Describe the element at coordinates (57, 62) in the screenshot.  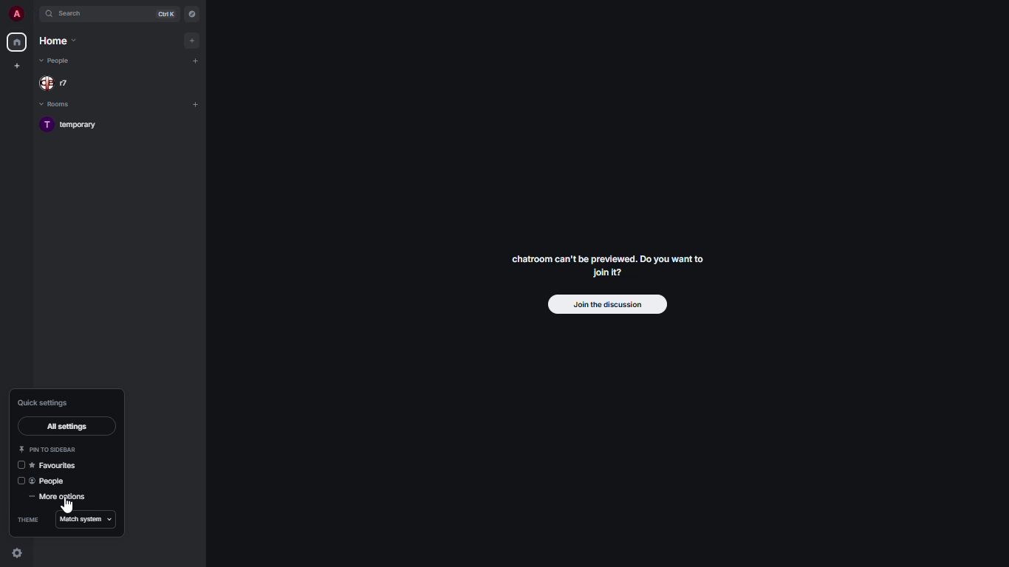
I see `people` at that location.